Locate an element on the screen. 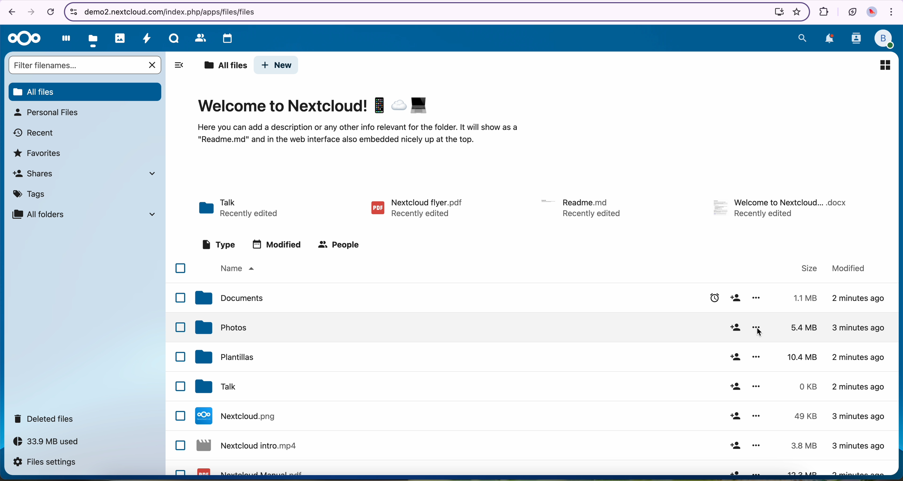 The width and height of the screenshot is (903, 481). description of the page is located at coordinates (360, 135).